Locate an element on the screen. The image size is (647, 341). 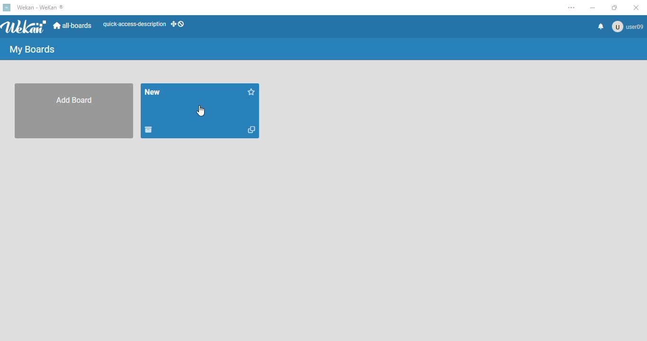
show-desktop-drag-handles is located at coordinates (179, 24).